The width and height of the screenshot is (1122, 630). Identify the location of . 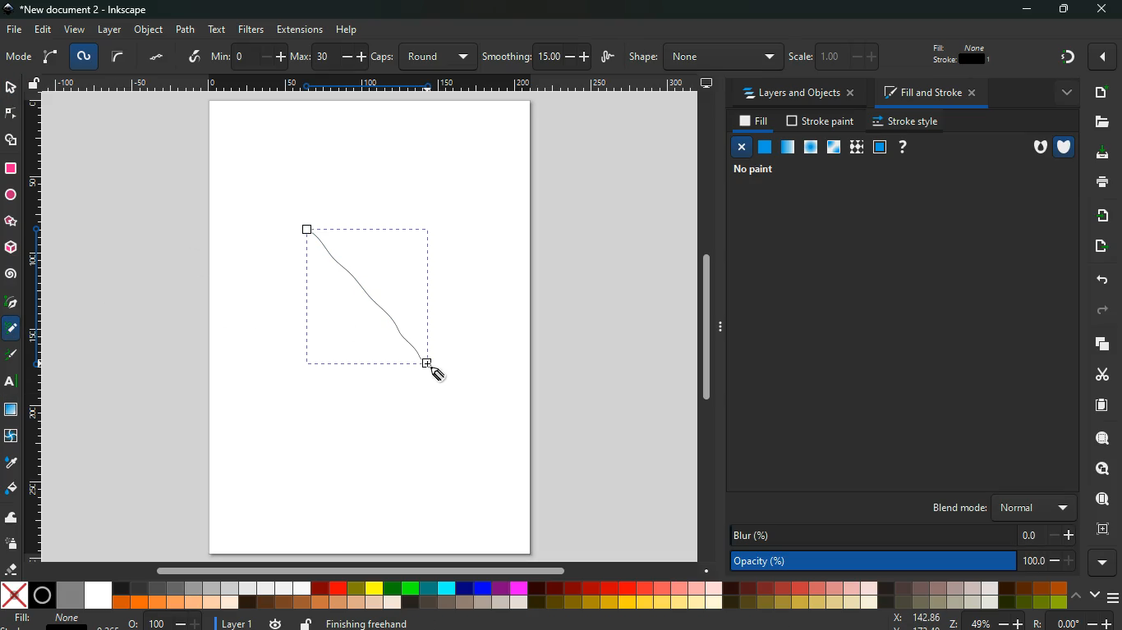
(372, 83).